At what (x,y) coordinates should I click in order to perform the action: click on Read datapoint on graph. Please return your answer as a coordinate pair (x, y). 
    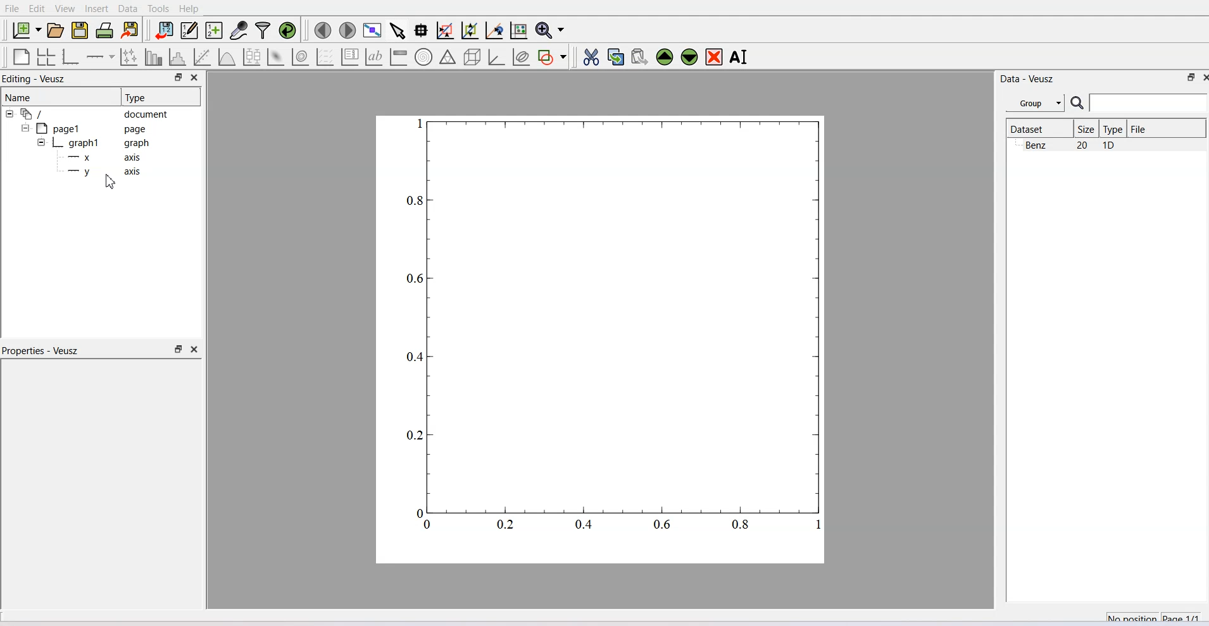
    Looking at the image, I should click on (422, 30).